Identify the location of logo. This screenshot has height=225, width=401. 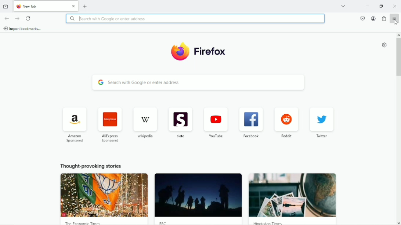
(178, 52).